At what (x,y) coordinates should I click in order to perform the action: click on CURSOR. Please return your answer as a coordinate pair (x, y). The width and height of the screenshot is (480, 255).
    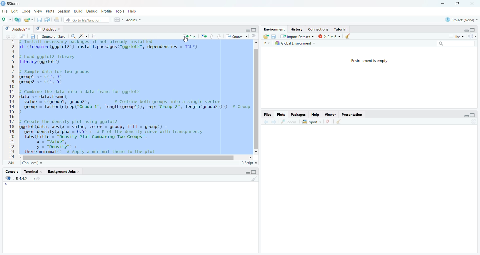
    Looking at the image, I should click on (186, 39).